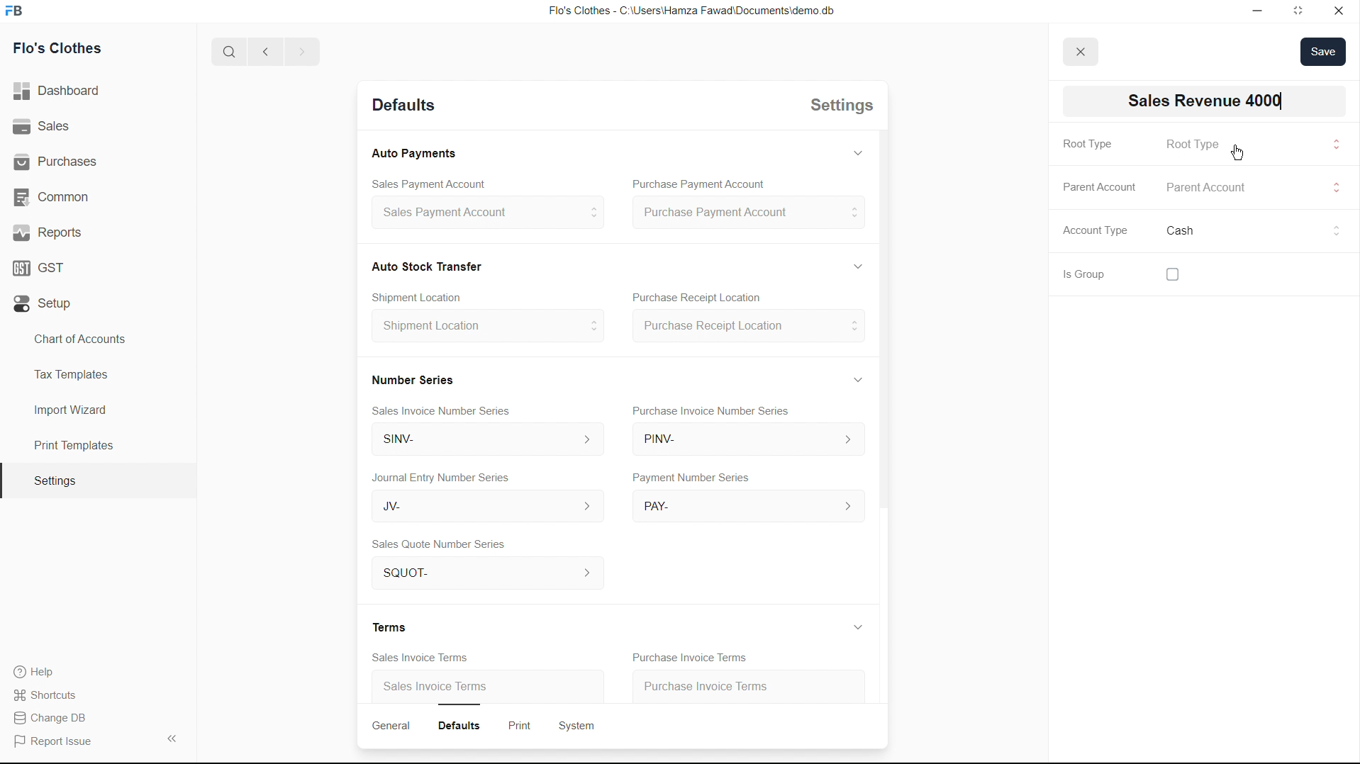  Describe the element at coordinates (62, 91) in the screenshot. I see `Dashboard` at that location.